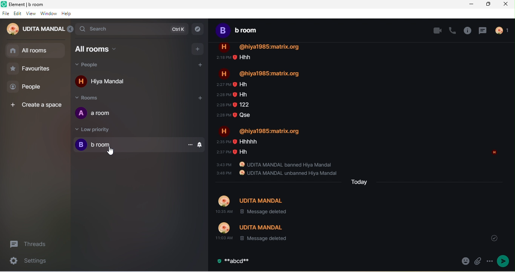 Image resolution: width=515 pixels, height=272 pixels. I want to click on room info, so click(467, 31).